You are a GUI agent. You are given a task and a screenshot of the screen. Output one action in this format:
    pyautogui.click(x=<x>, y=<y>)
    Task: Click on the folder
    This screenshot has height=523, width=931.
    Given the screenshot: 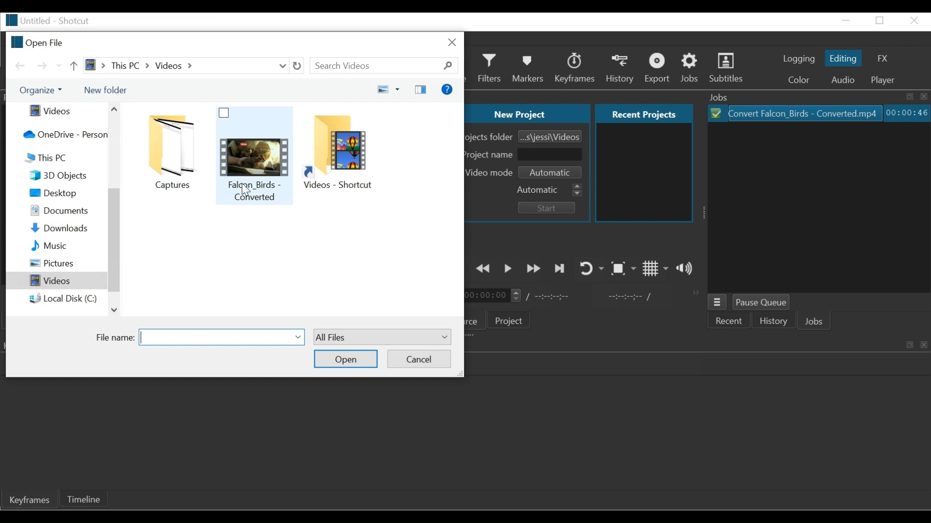 What is the action you would take?
    pyautogui.click(x=346, y=154)
    